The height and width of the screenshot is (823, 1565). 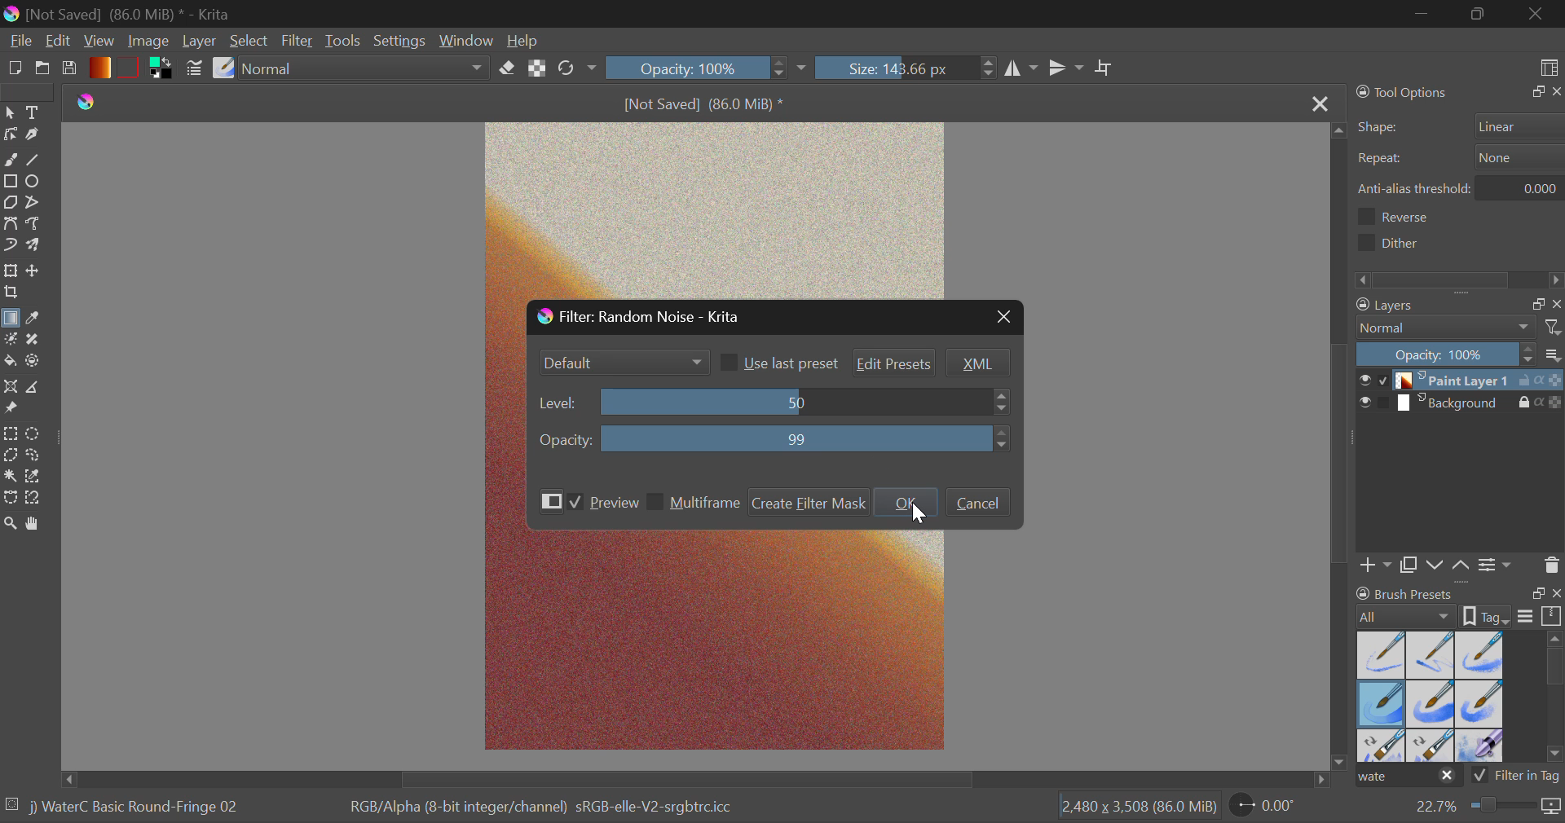 I want to click on Polygon, so click(x=10, y=202).